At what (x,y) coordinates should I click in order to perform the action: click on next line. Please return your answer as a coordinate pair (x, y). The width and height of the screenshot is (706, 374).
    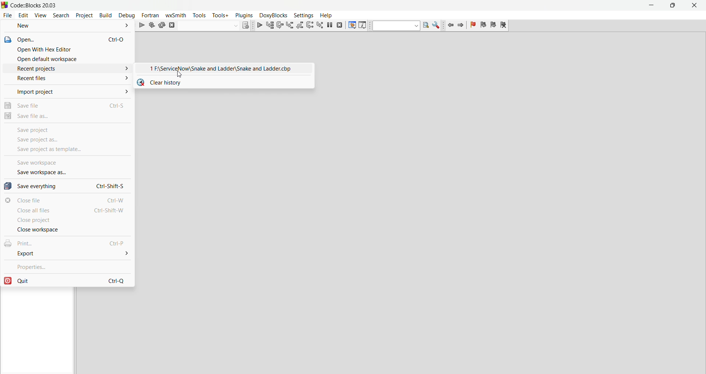
    Looking at the image, I should click on (280, 26).